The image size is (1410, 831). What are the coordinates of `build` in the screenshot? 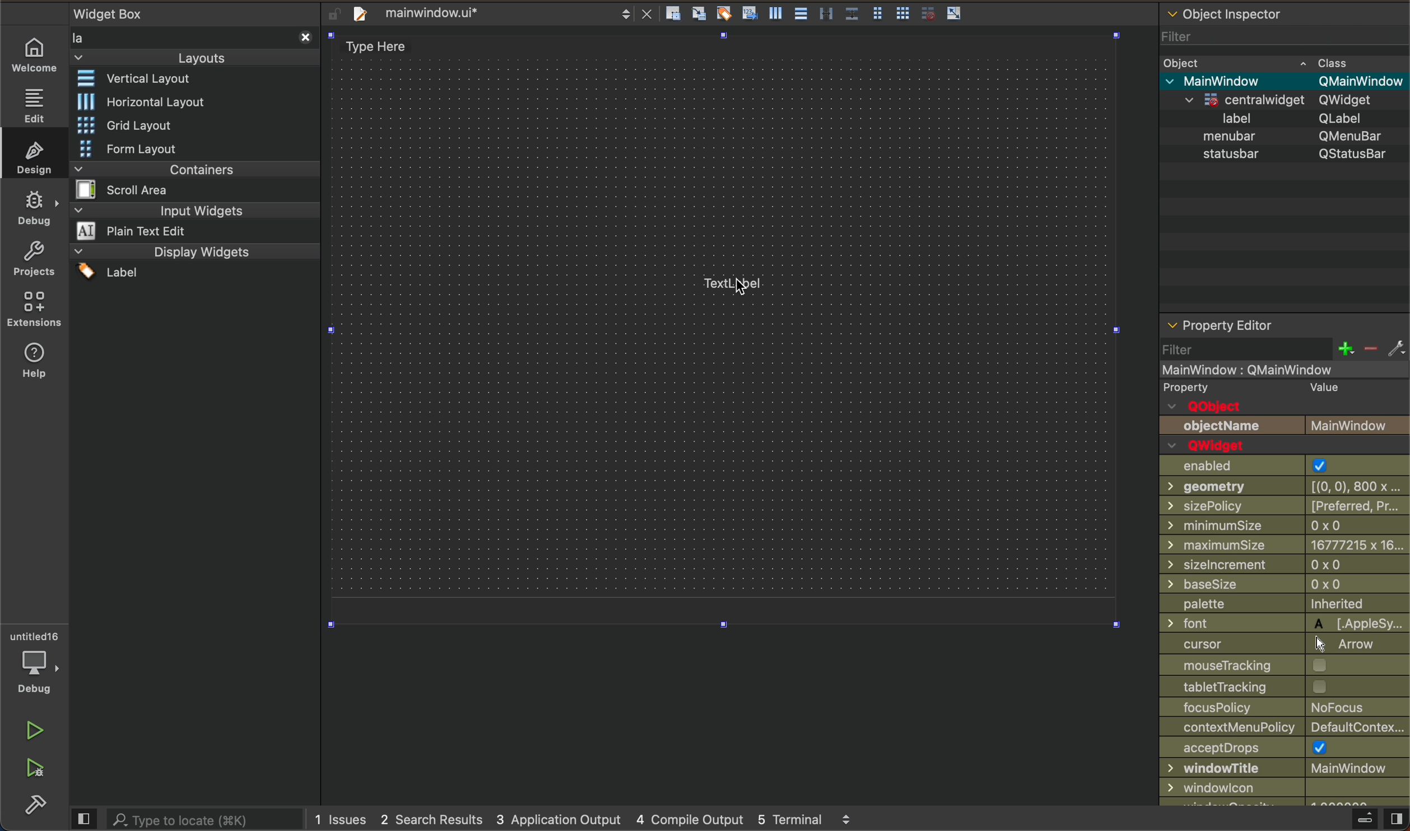 It's located at (36, 807).